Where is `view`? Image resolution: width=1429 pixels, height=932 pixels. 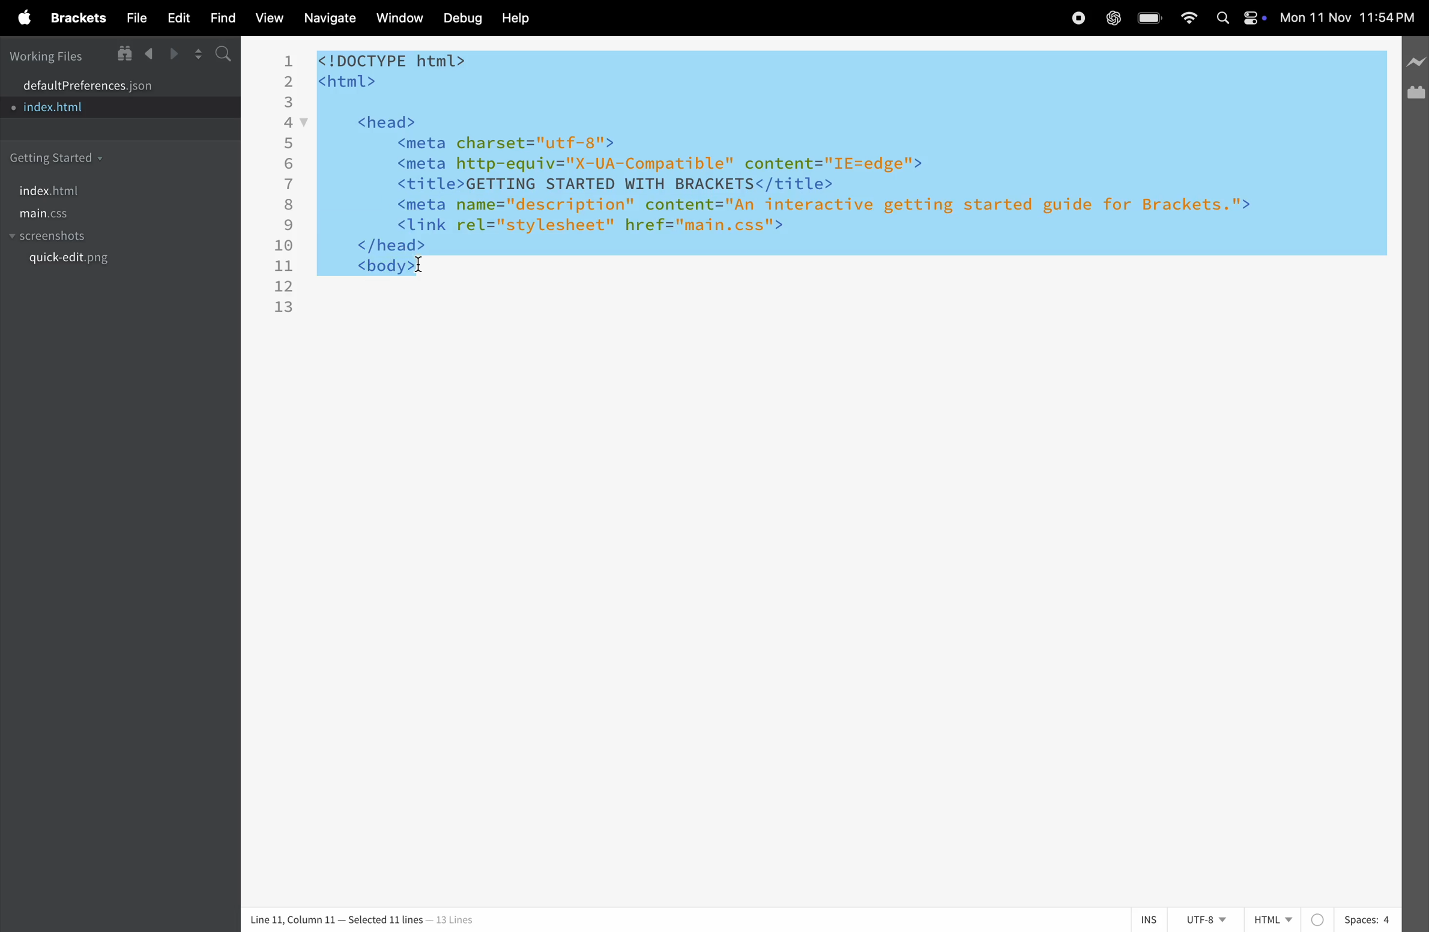 view is located at coordinates (268, 18).